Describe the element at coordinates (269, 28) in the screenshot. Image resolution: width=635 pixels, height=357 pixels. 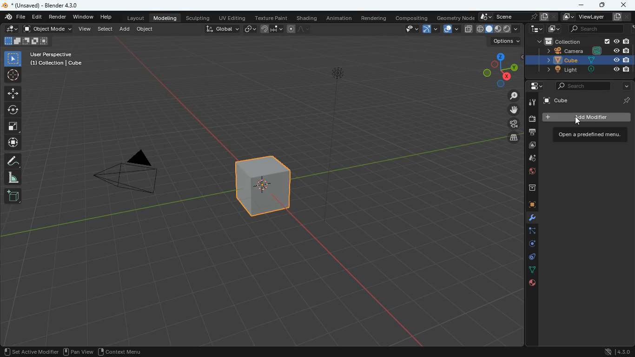
I see `join` at that location.